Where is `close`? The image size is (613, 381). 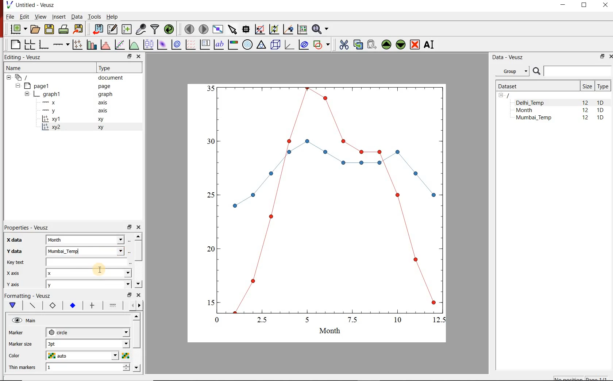
close is located at coordinates (138, 227).